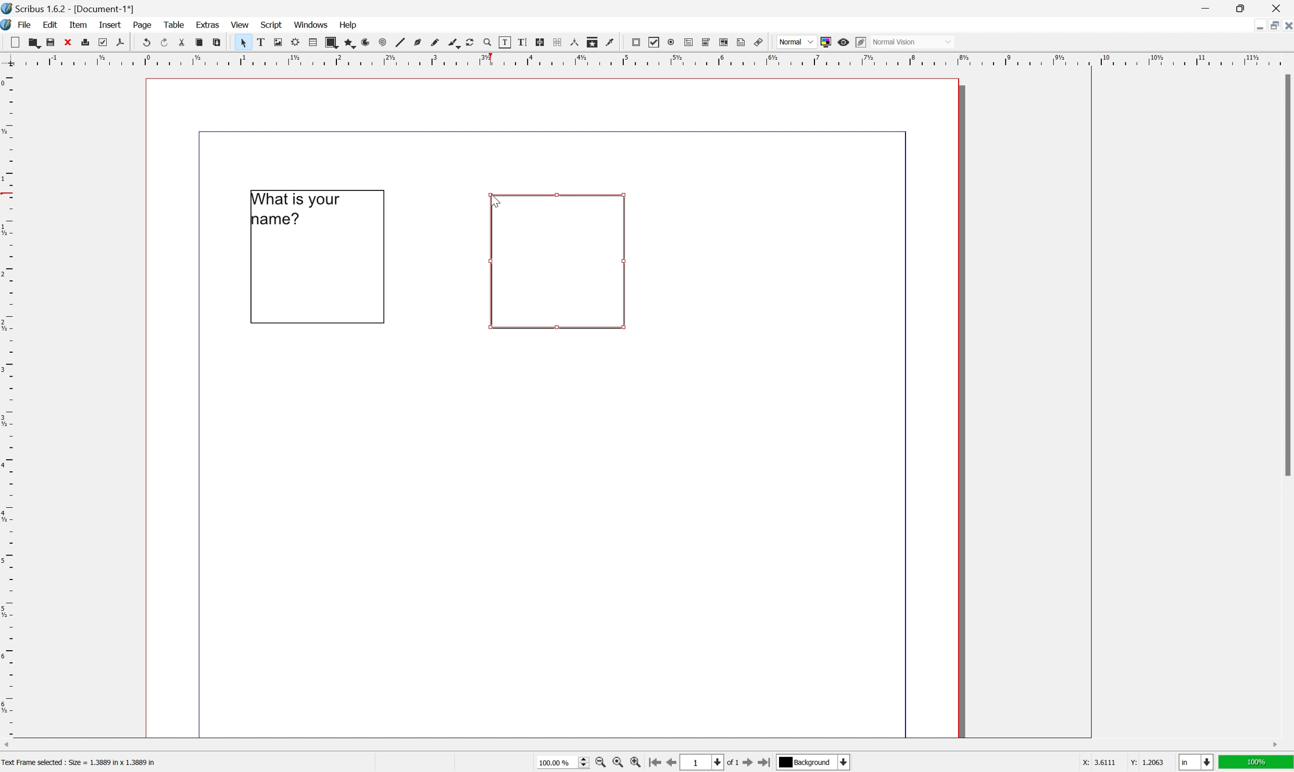 The height and width of the screenshot is (772, 1294). I want to click on table, so click(313, 42).